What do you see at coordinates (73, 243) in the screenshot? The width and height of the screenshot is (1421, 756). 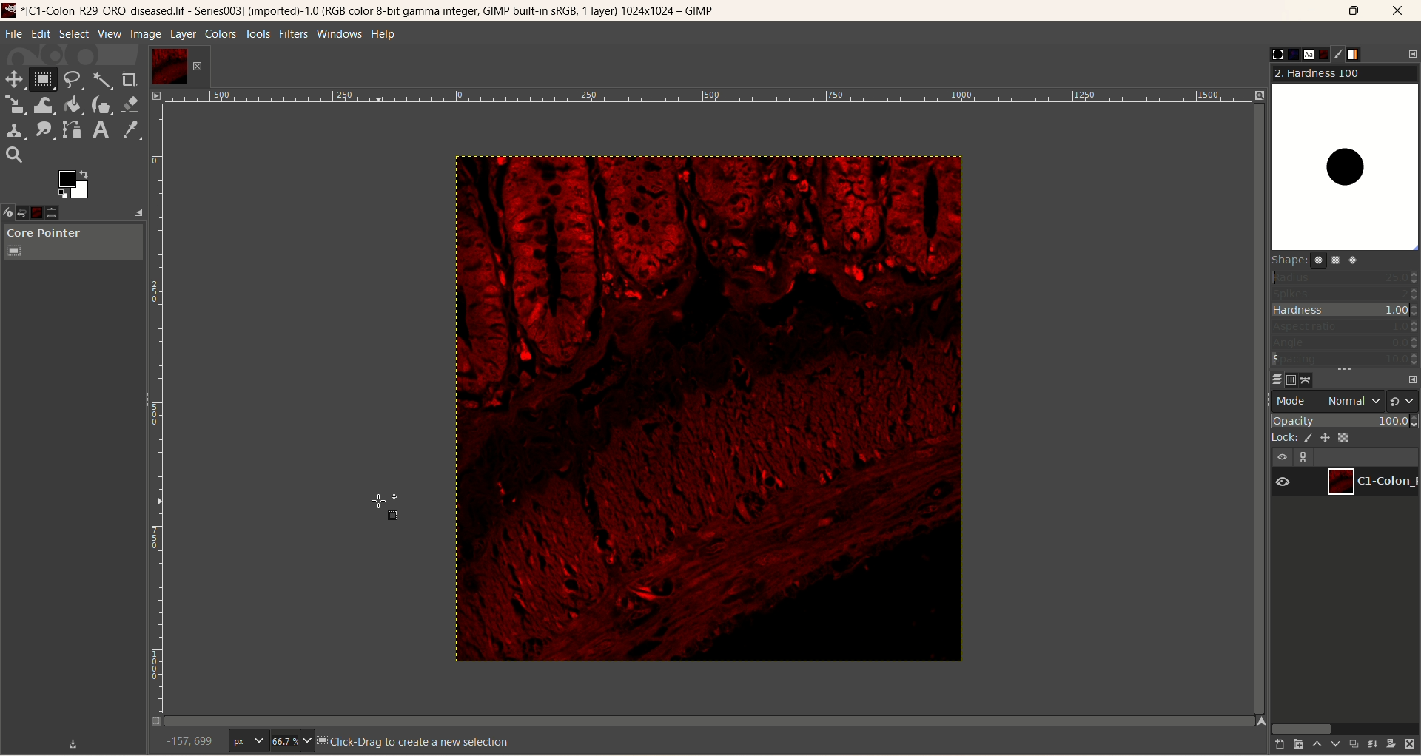 I see `core pointer` at bounding box center [73, 243].